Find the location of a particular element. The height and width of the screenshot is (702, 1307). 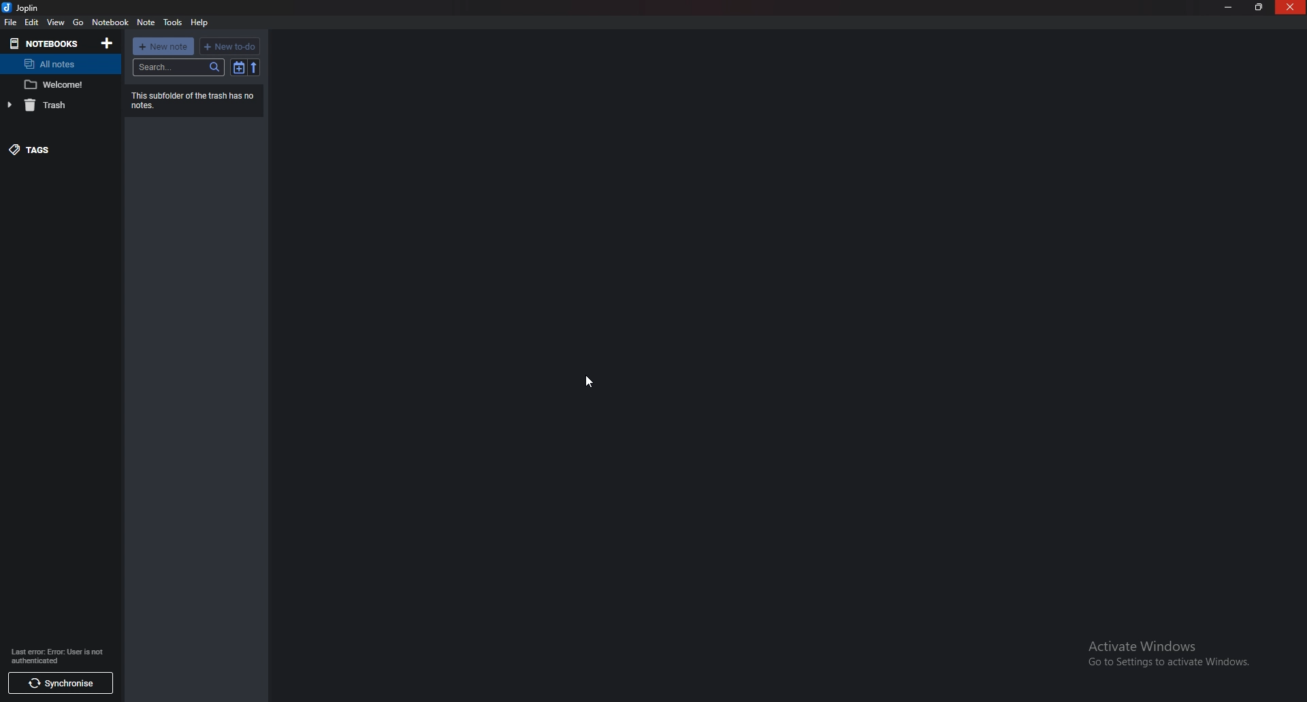

note is located at coordinates (57, 85).